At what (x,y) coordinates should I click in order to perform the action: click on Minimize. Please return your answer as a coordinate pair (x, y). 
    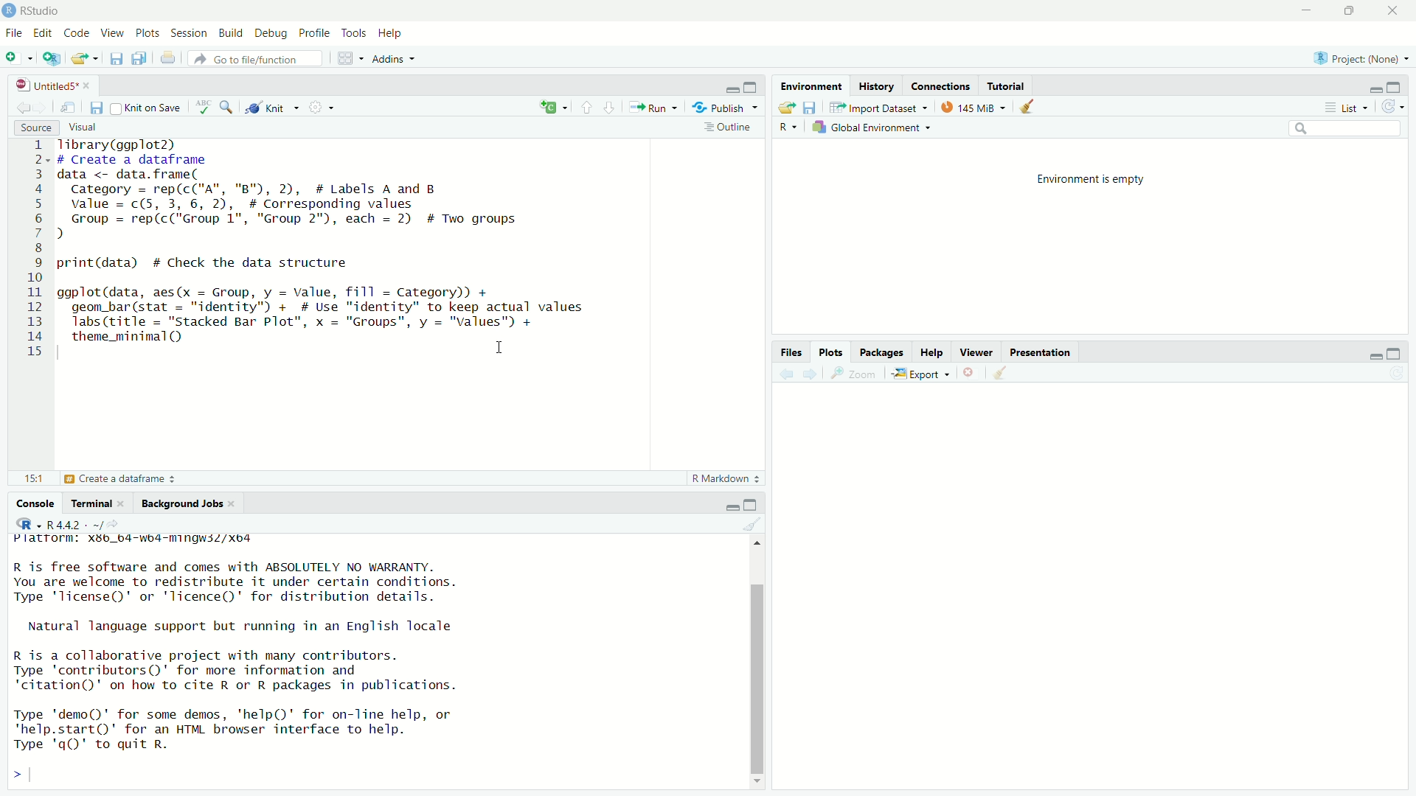
    Looking at the image, I should click on (1308, 11).